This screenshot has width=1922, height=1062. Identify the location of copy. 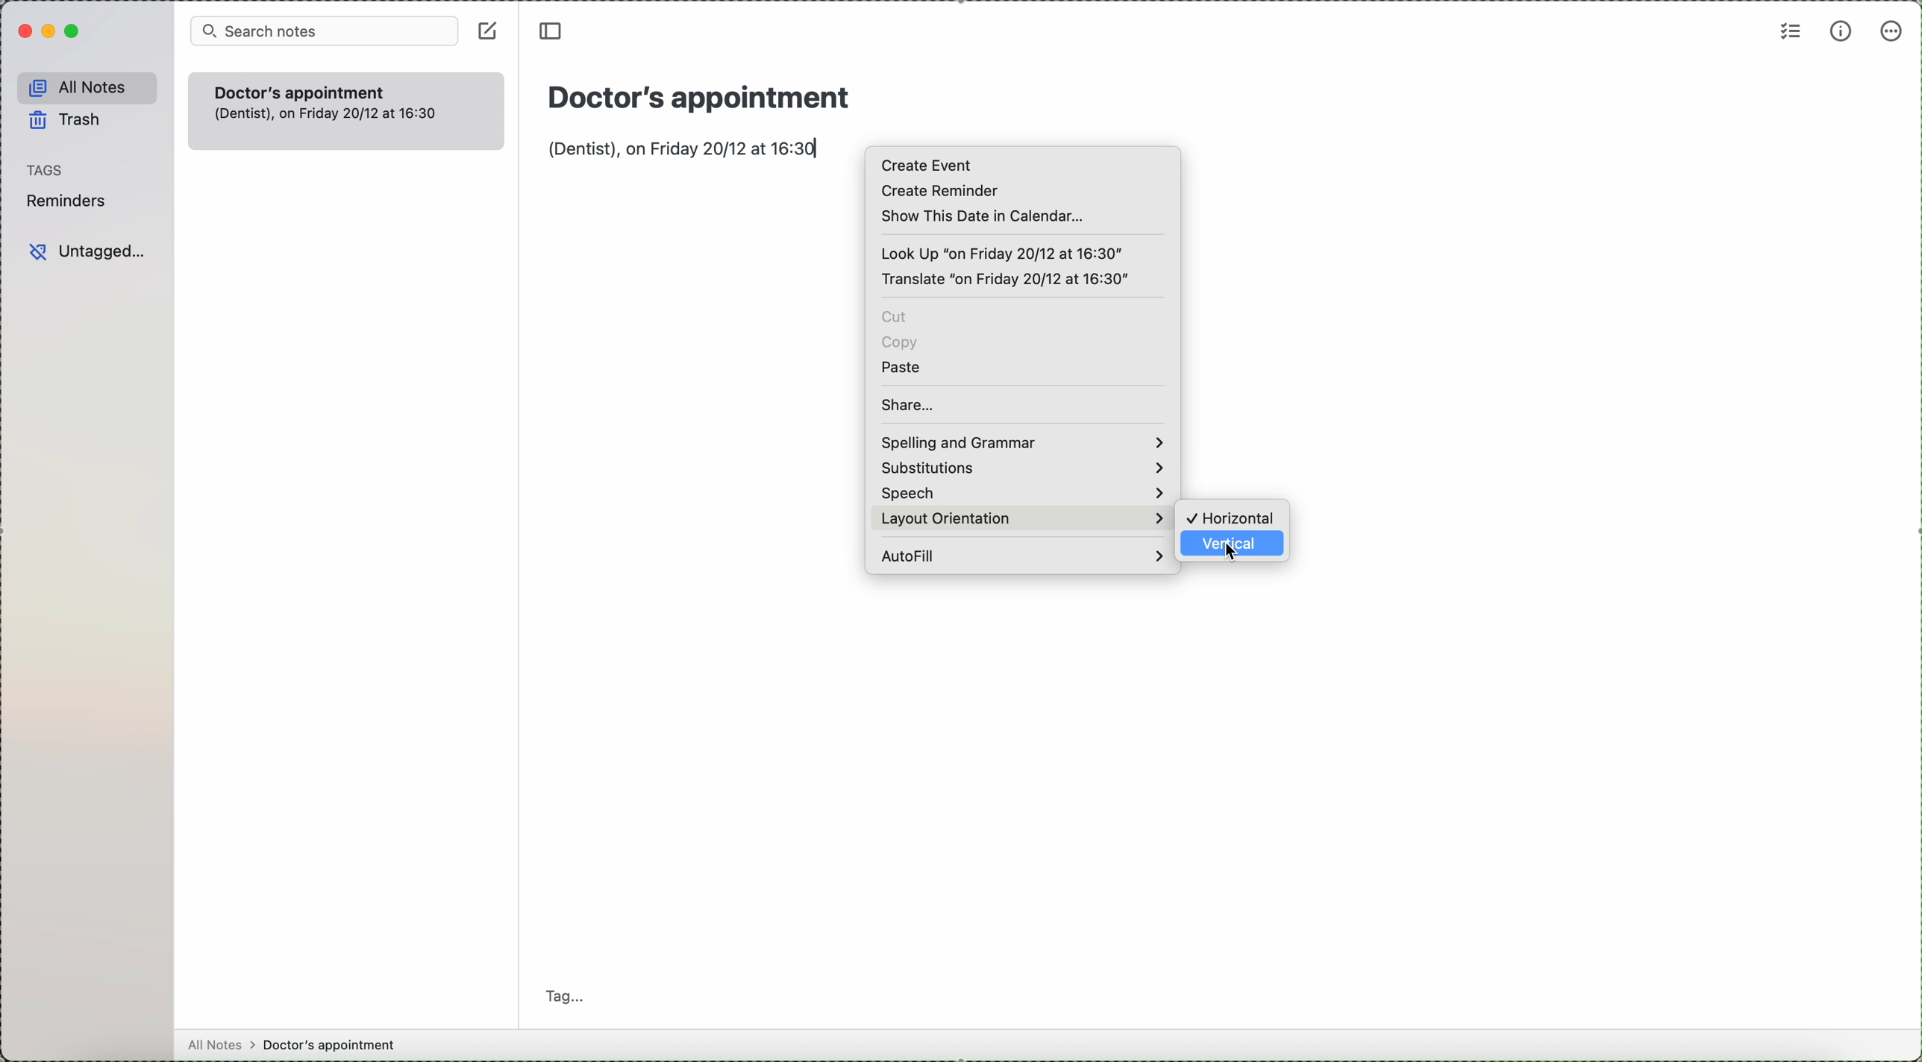
(901, 343).